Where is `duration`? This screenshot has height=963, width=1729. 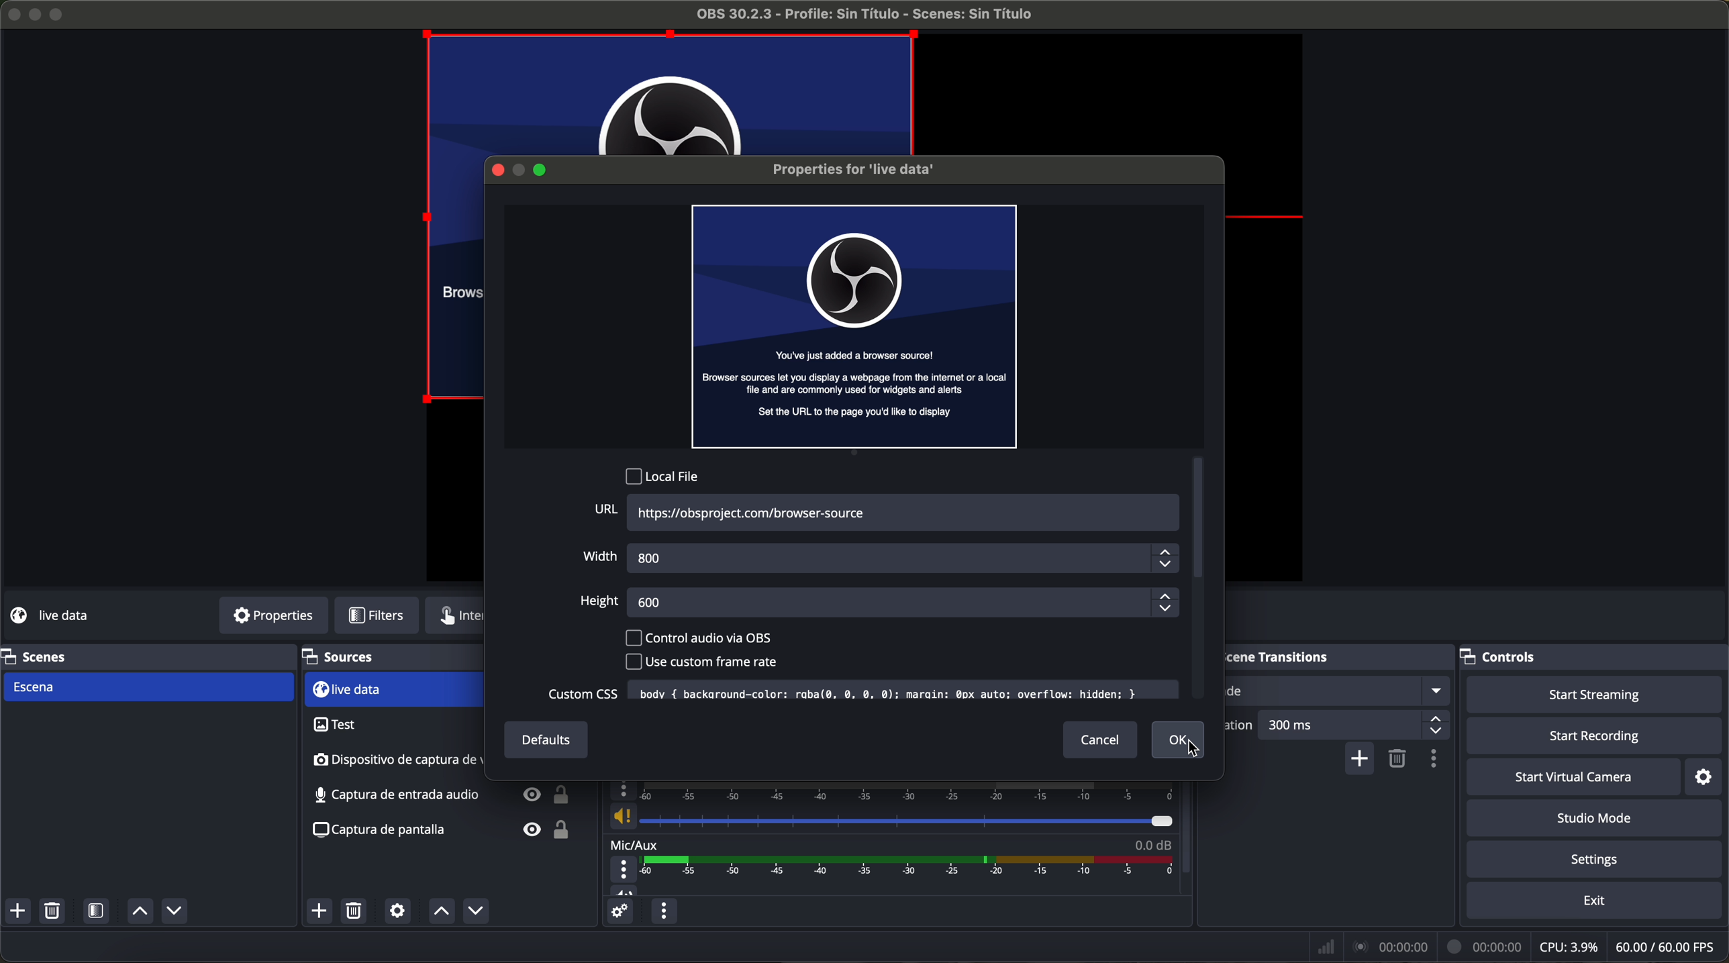
duration is located at coordinates (1240, 725).